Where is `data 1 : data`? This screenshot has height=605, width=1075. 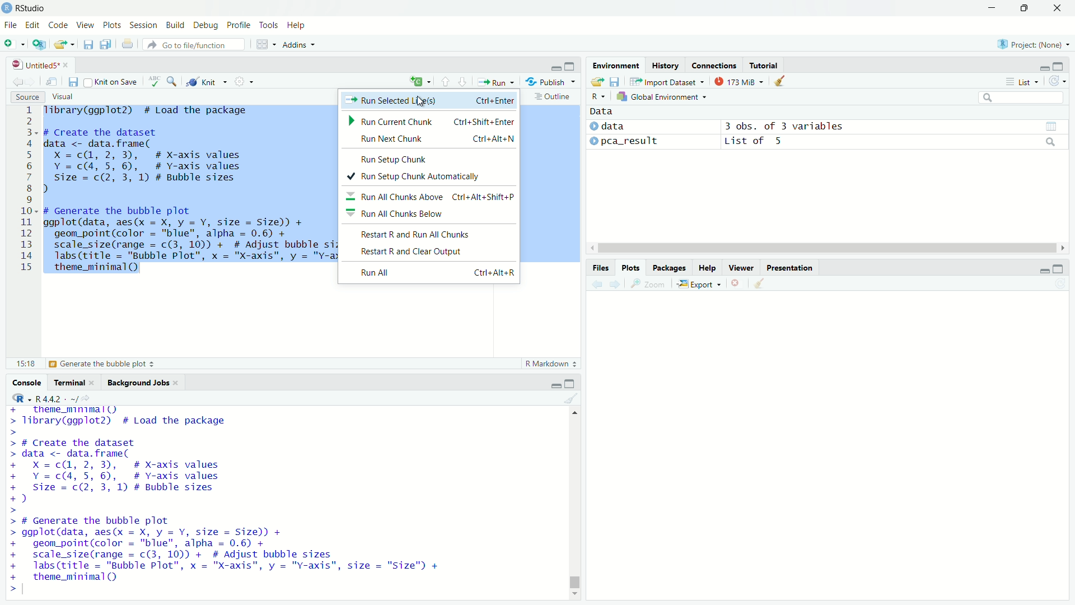
data 1 : data is located at coordinates (627, 126).